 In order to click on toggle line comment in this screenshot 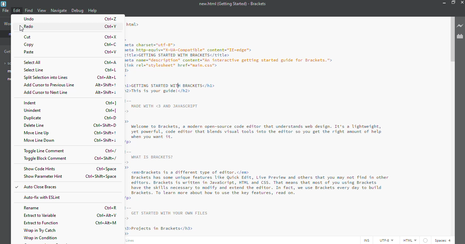, I will do `click(45, 151)`.